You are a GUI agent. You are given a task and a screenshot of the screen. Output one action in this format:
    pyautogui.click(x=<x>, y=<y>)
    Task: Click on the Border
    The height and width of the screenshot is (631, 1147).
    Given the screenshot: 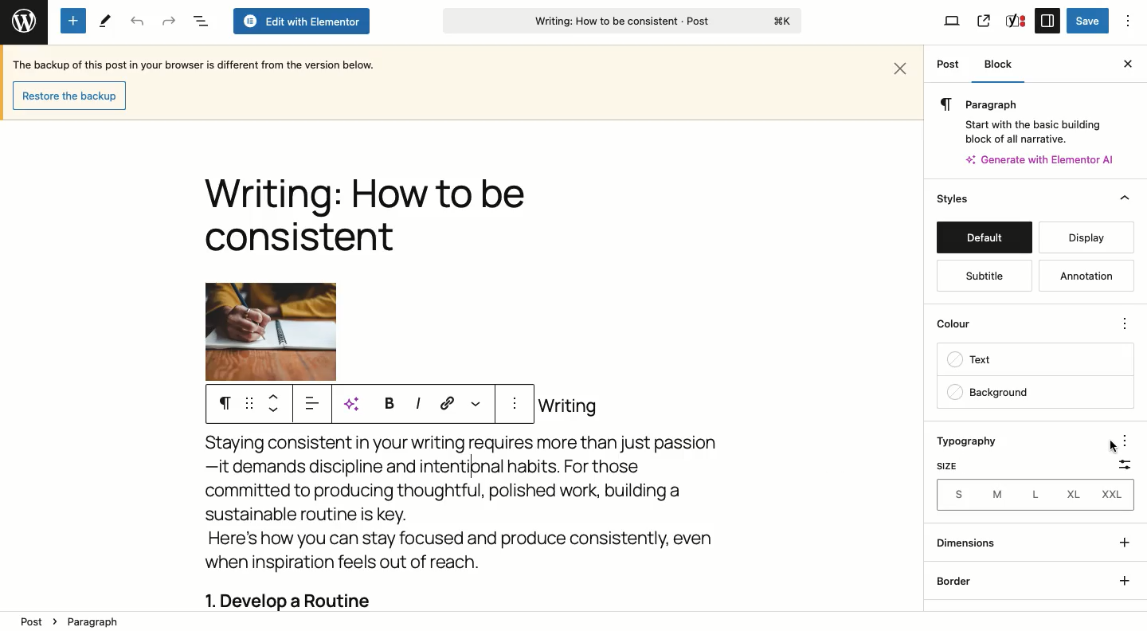 What is the action you would take?
    pyautogui.click(x=961, y=582)
    